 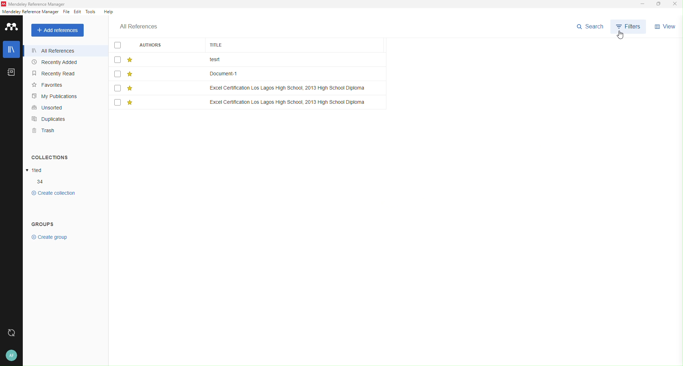 I want to click on Unsorted, so click(x=54, y=107).